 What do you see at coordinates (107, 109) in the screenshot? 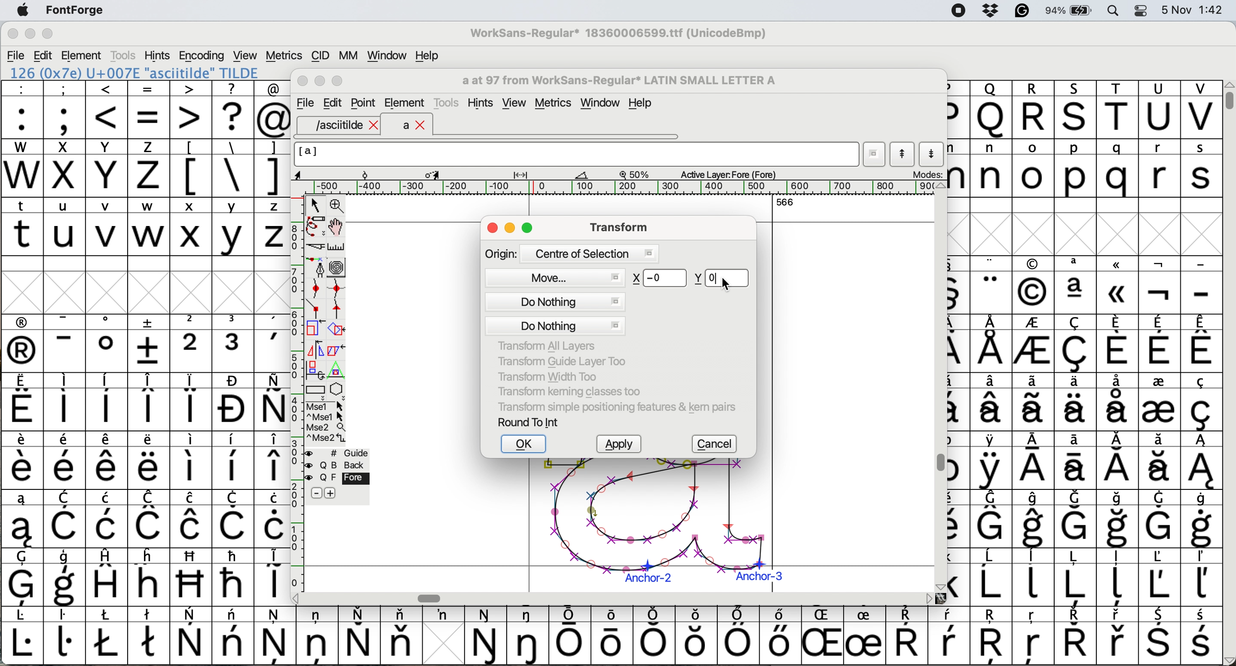
I see `<` at bounding box center [107, 109].